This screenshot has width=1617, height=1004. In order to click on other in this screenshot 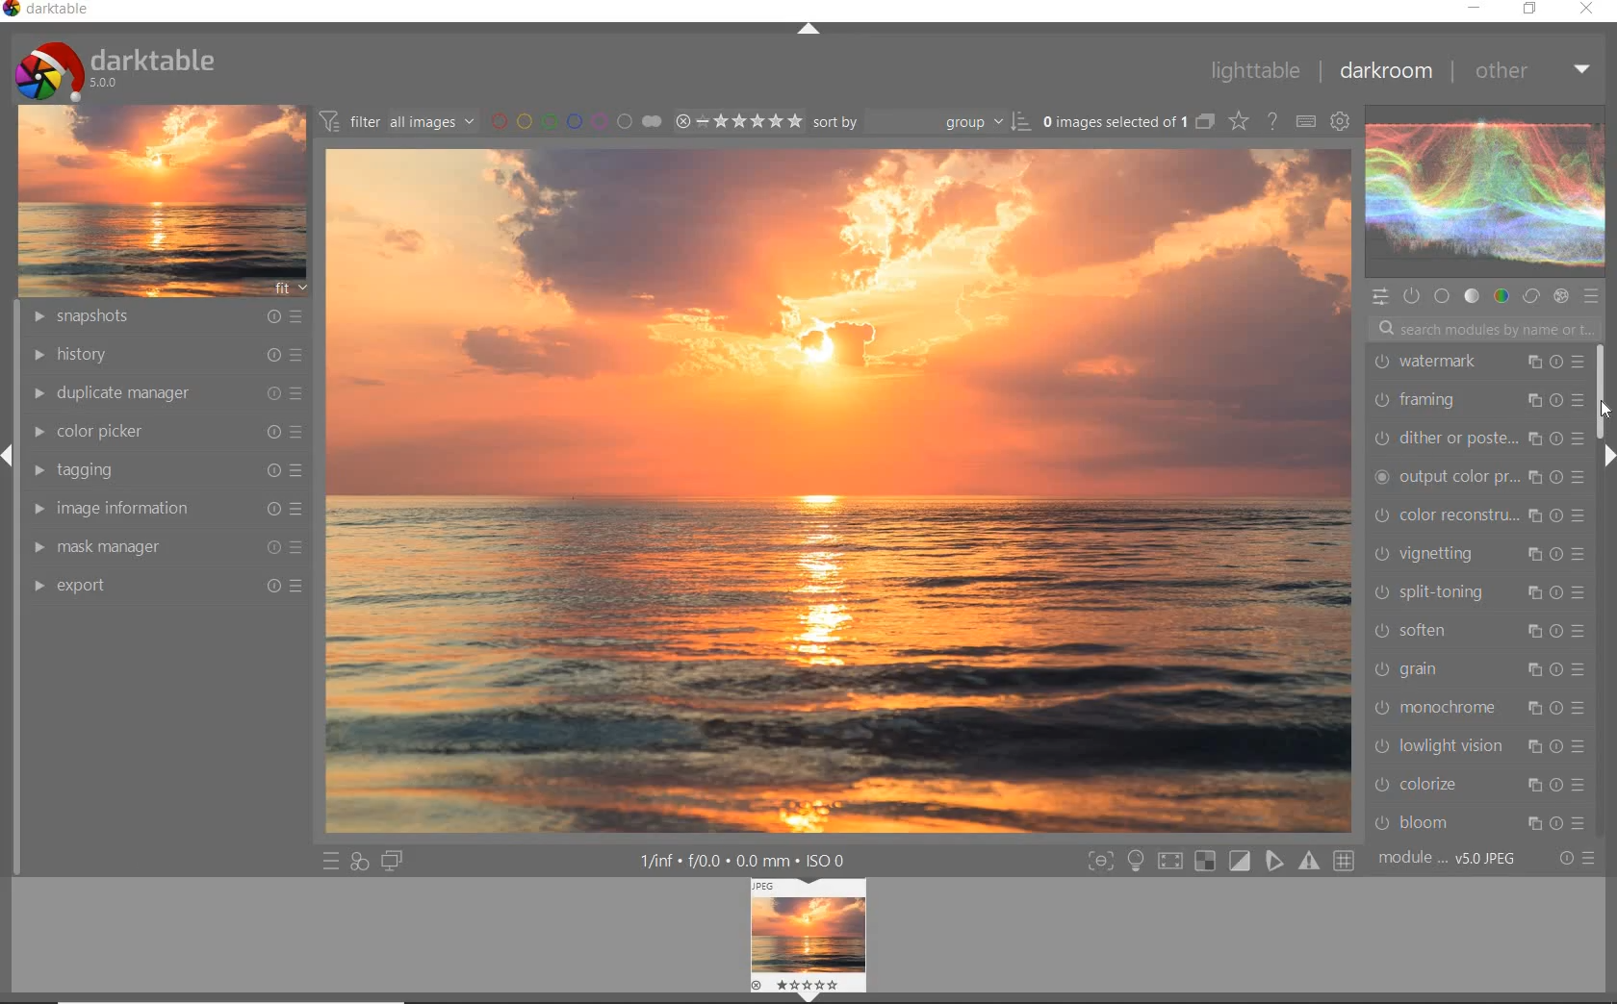, I will do `click(1535, 75)`.